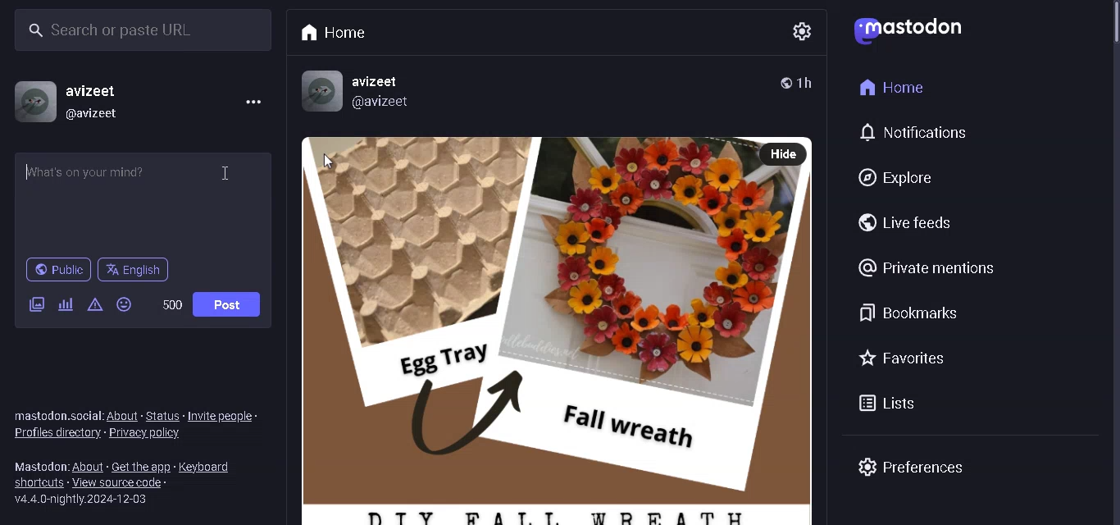 This screenshot has width=1120, height=525. What do you see at coordinates (163, 415) in the screenshot?
I see `STATUS` at bounding box center [163, 415].